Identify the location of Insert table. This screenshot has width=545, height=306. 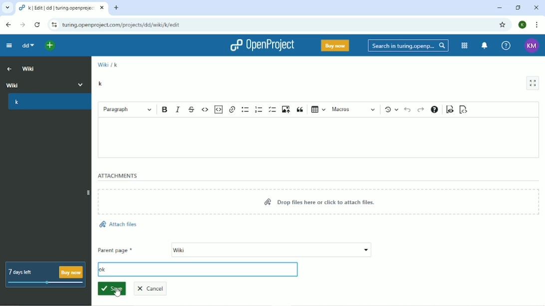
(319, 109).